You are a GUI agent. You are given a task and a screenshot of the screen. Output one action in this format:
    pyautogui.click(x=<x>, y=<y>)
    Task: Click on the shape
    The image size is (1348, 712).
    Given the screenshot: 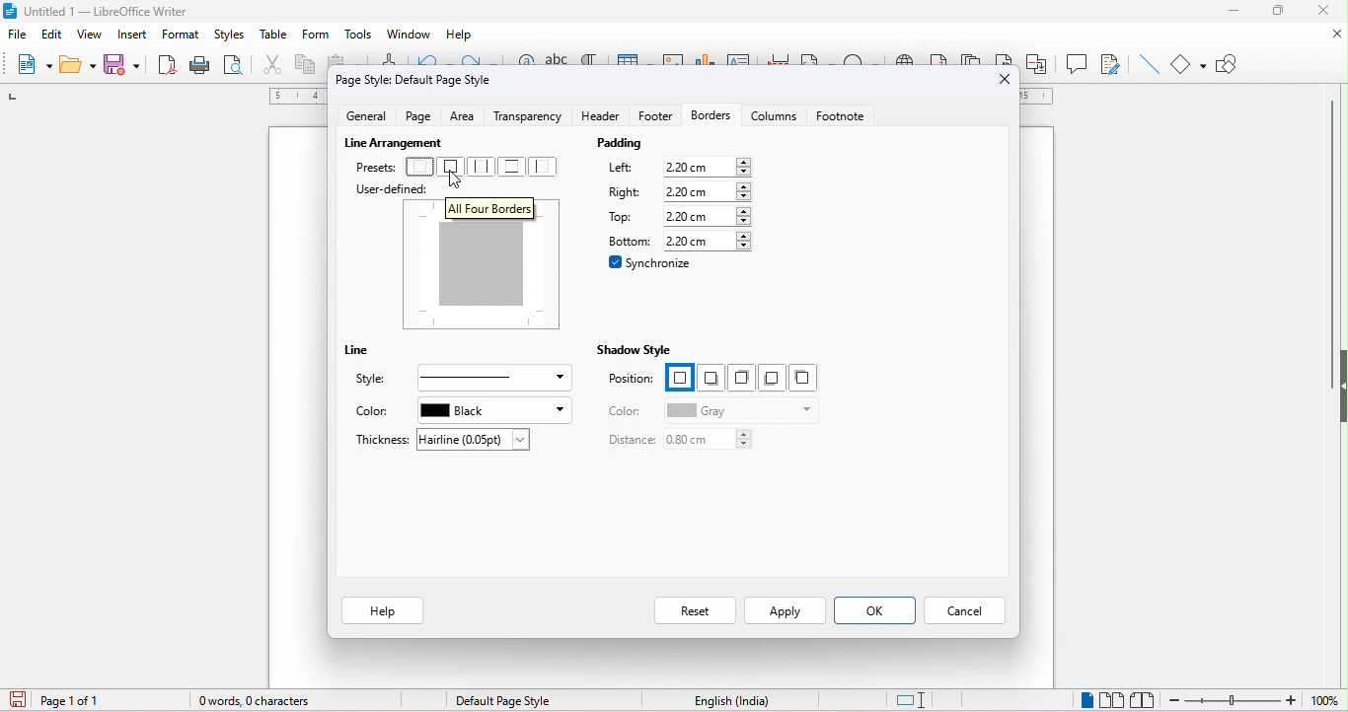 What is the action you would take?
    pyautogui.click(x=1188, y=64)
    